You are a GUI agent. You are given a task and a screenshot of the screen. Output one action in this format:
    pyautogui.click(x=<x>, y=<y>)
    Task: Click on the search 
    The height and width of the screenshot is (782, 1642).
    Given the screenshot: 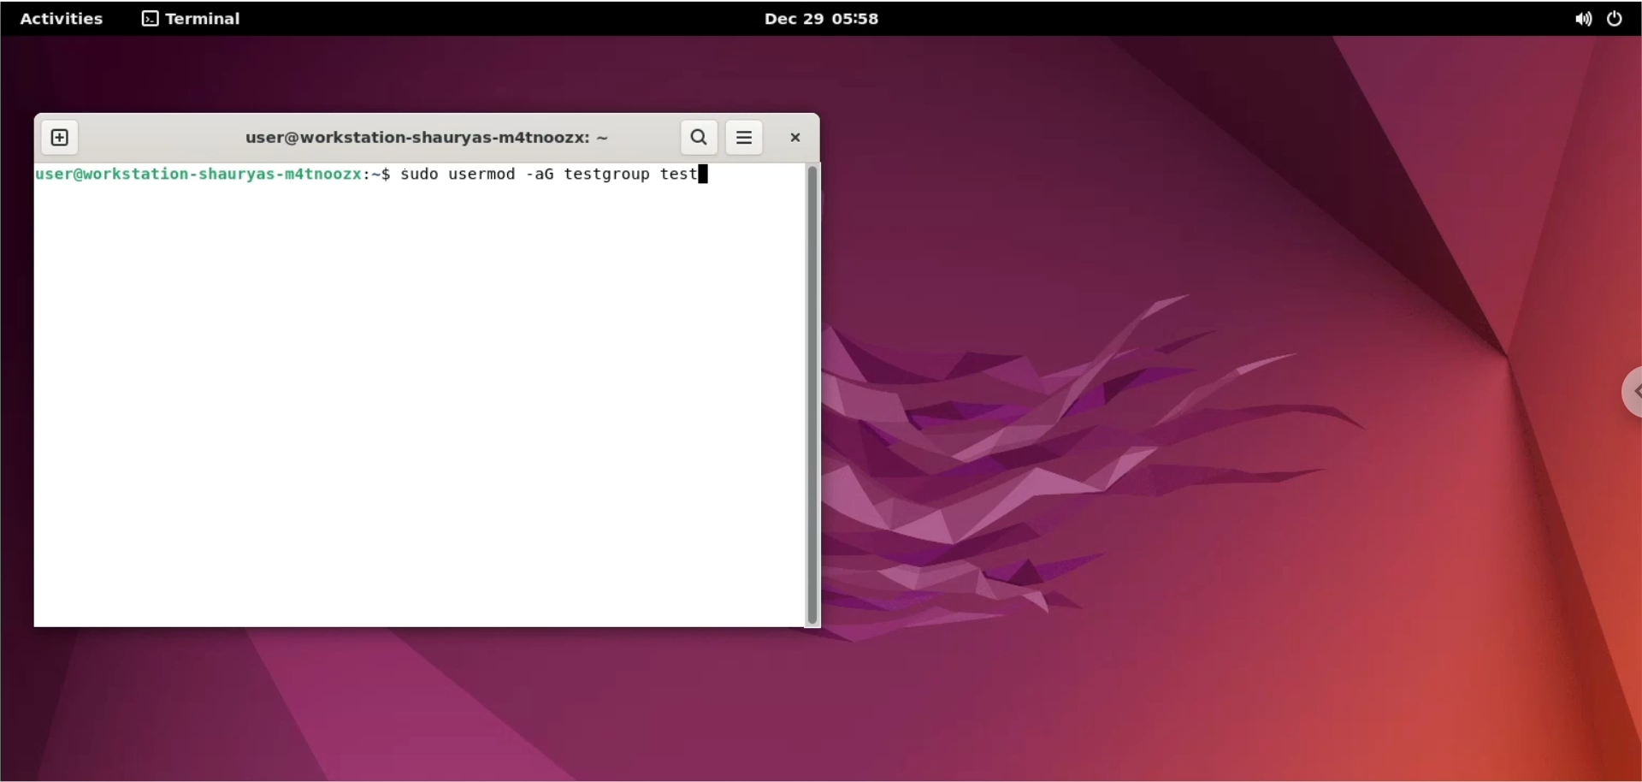 What is the action you would take?
    pyautogui.click(x=700, y=138)
    